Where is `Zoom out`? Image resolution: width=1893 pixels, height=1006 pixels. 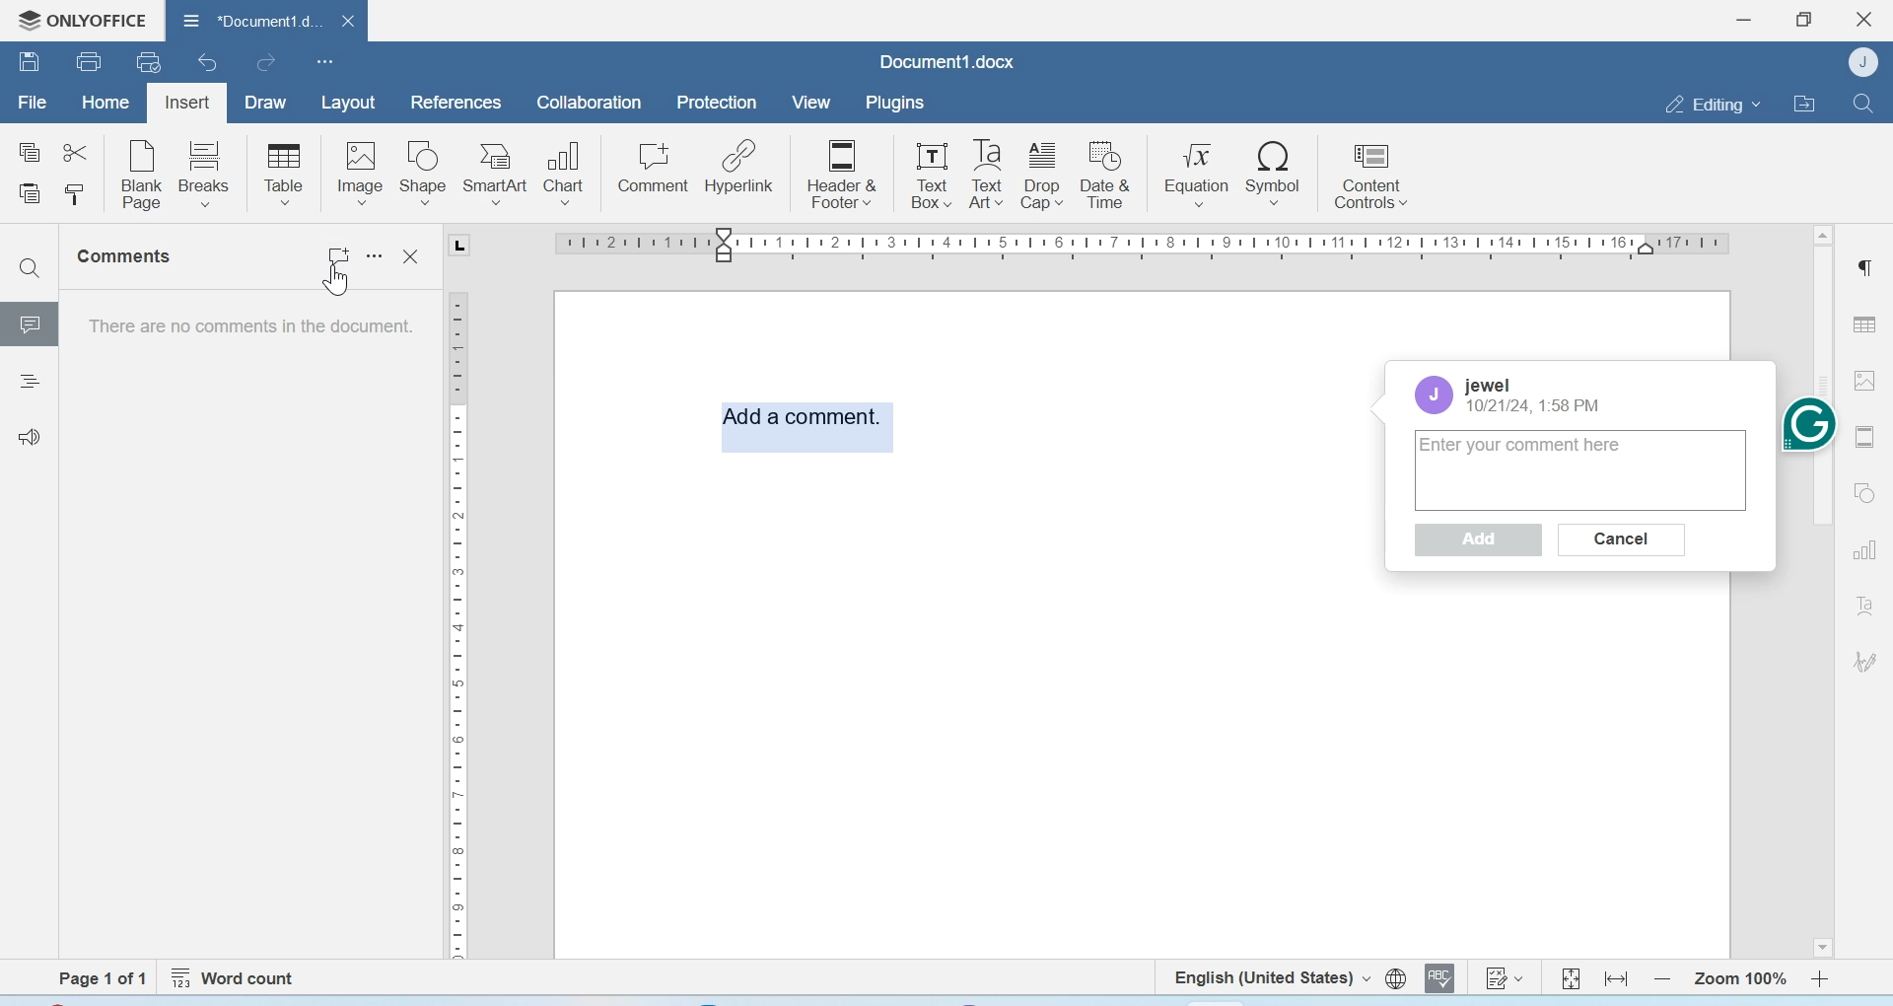
Zoom out is located at coordinates (1662, 978).